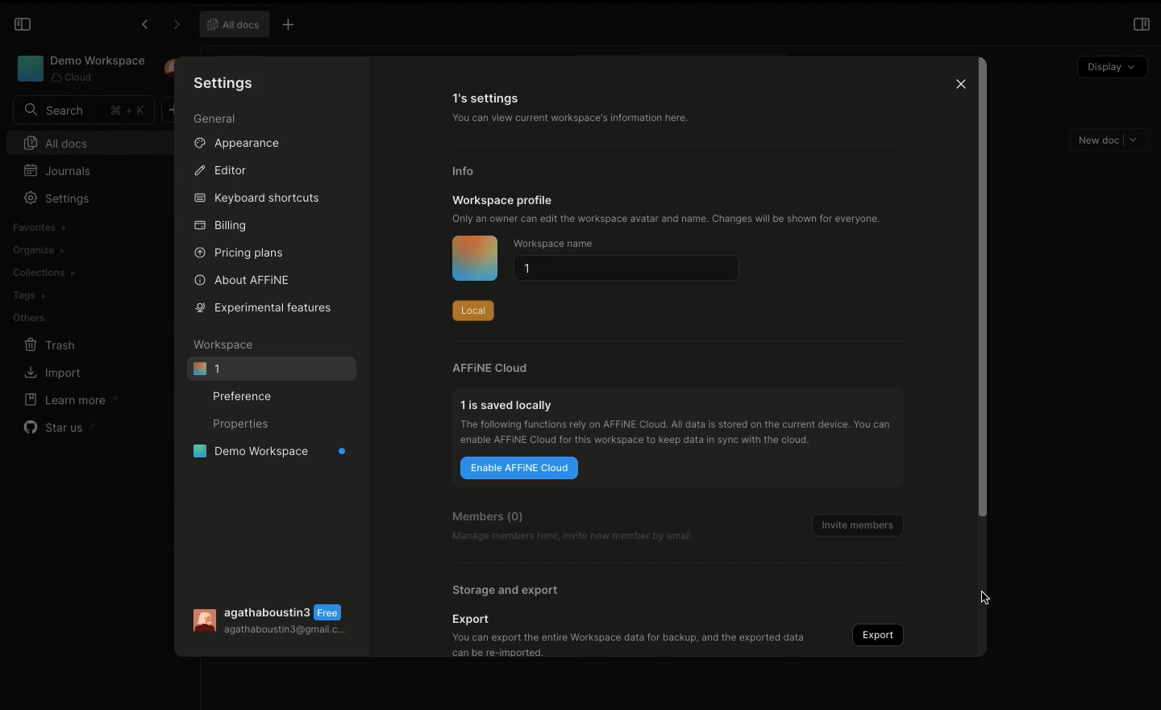 This screenshot has width=1161, height=710. I want to click on Workspace, so click(79, 69).